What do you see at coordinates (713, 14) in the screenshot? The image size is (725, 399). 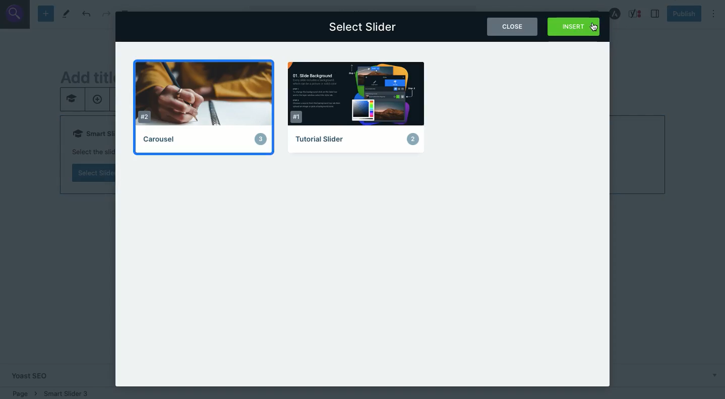 I see `Options` at bounding box center [713, 14].